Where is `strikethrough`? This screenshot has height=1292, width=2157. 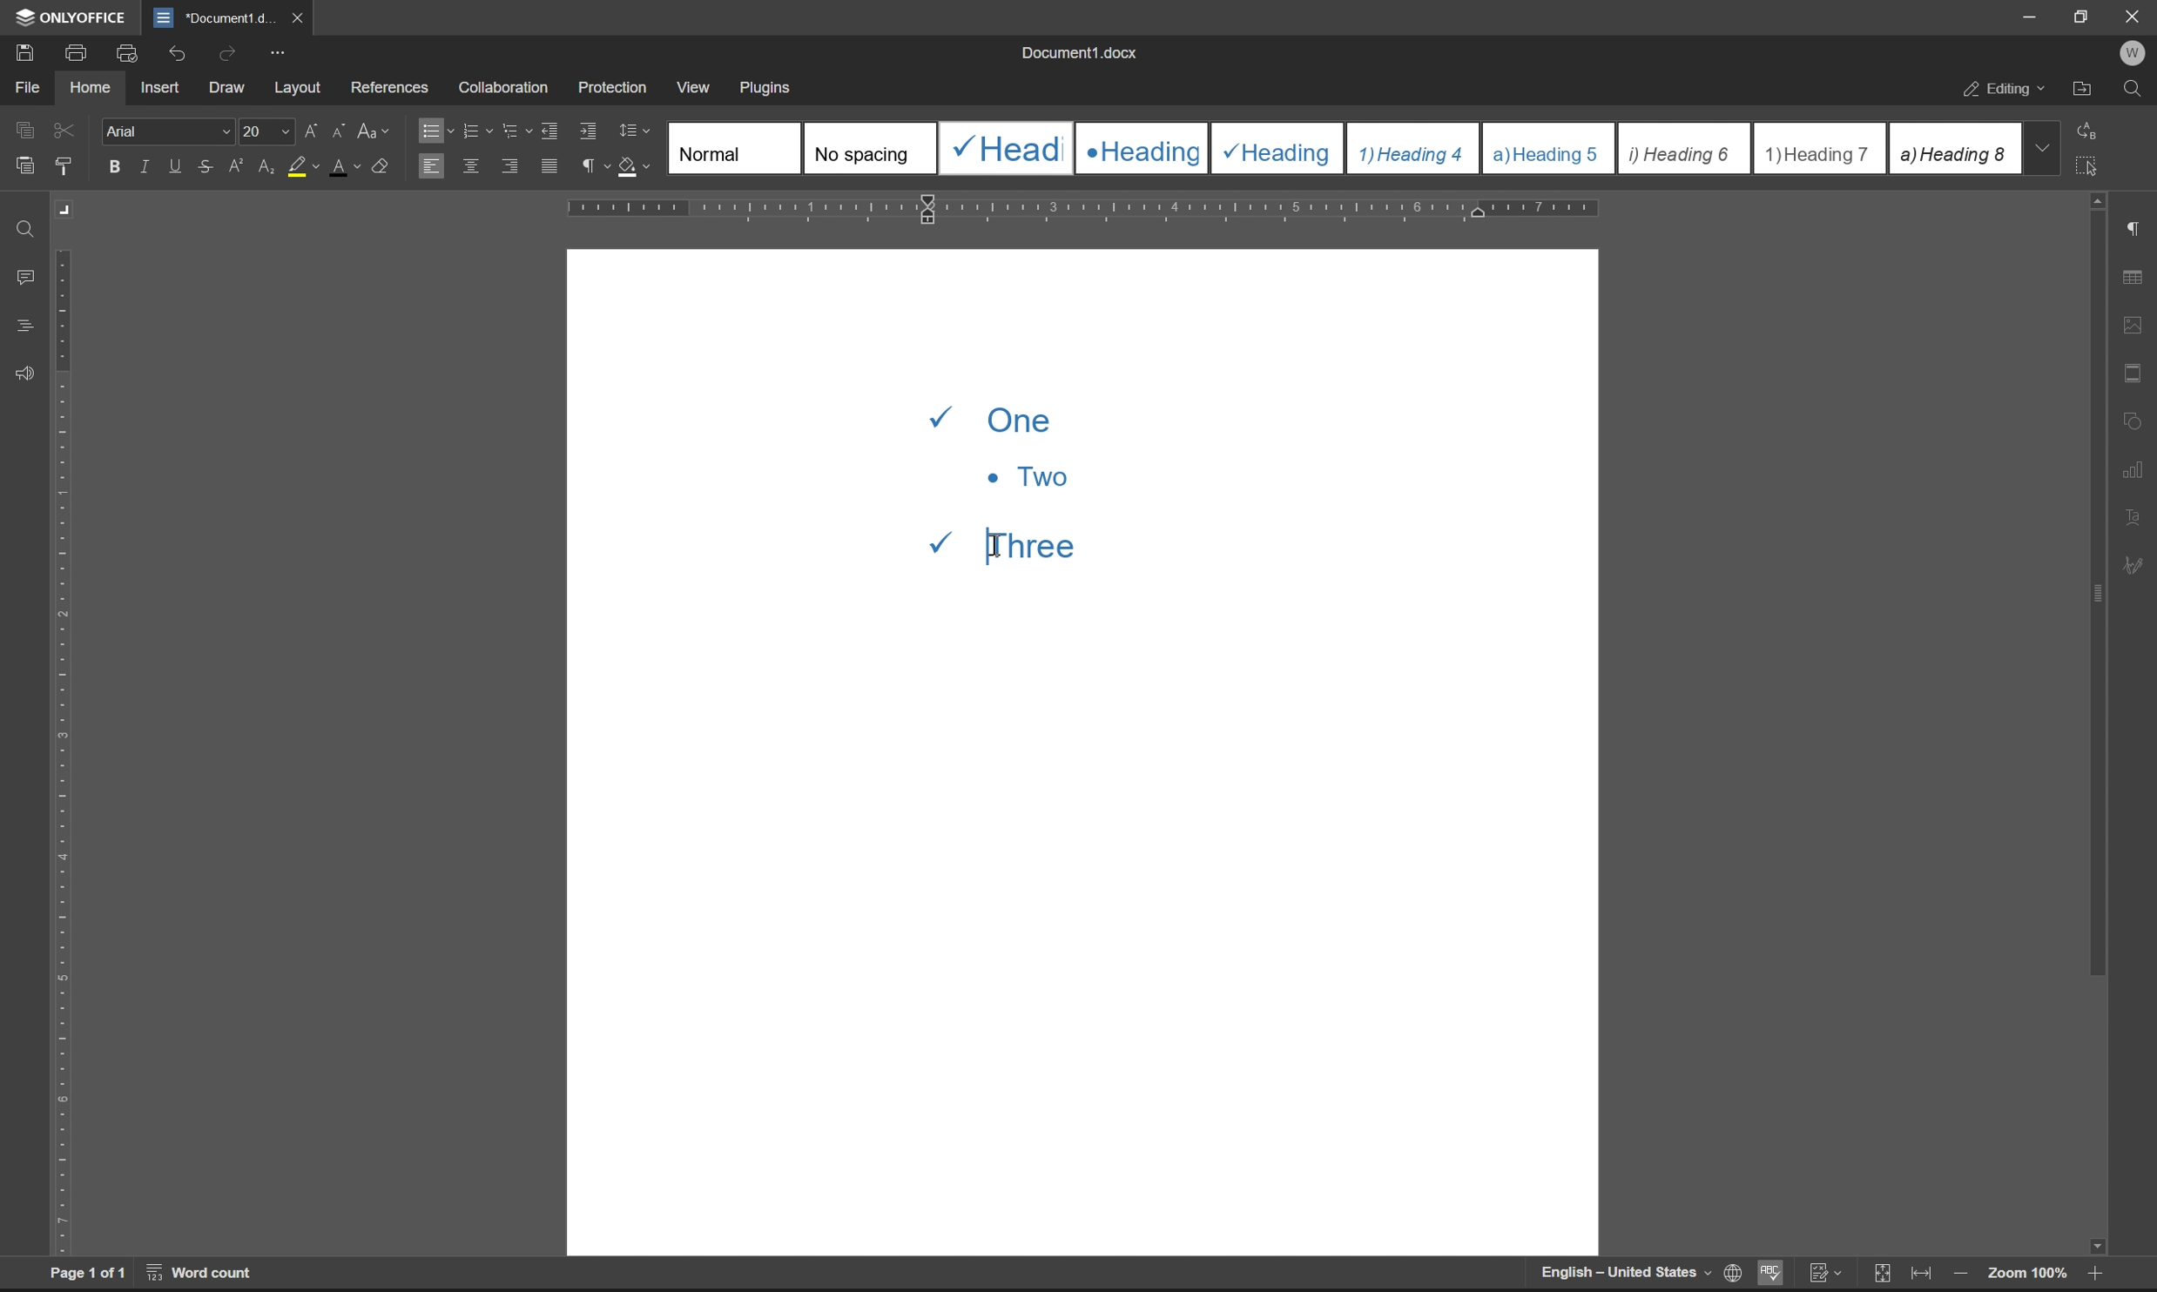
strikethrough is located at coordinates (208, 165).